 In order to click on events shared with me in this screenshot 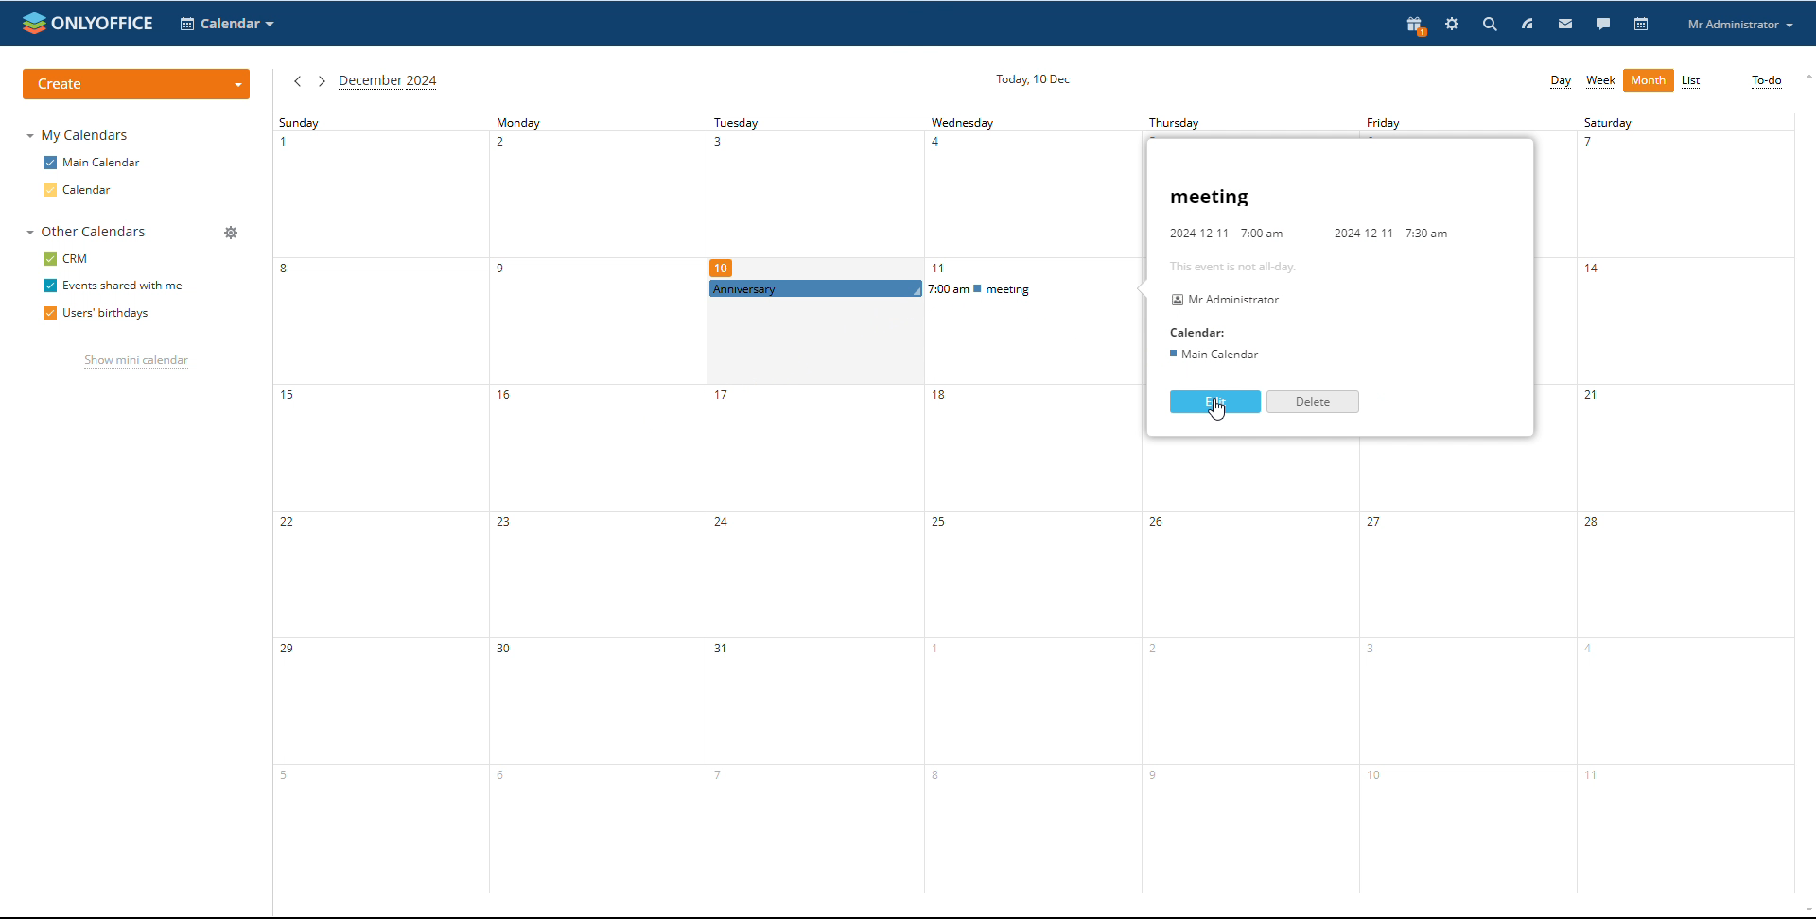, I will do `click(113, 286)`.